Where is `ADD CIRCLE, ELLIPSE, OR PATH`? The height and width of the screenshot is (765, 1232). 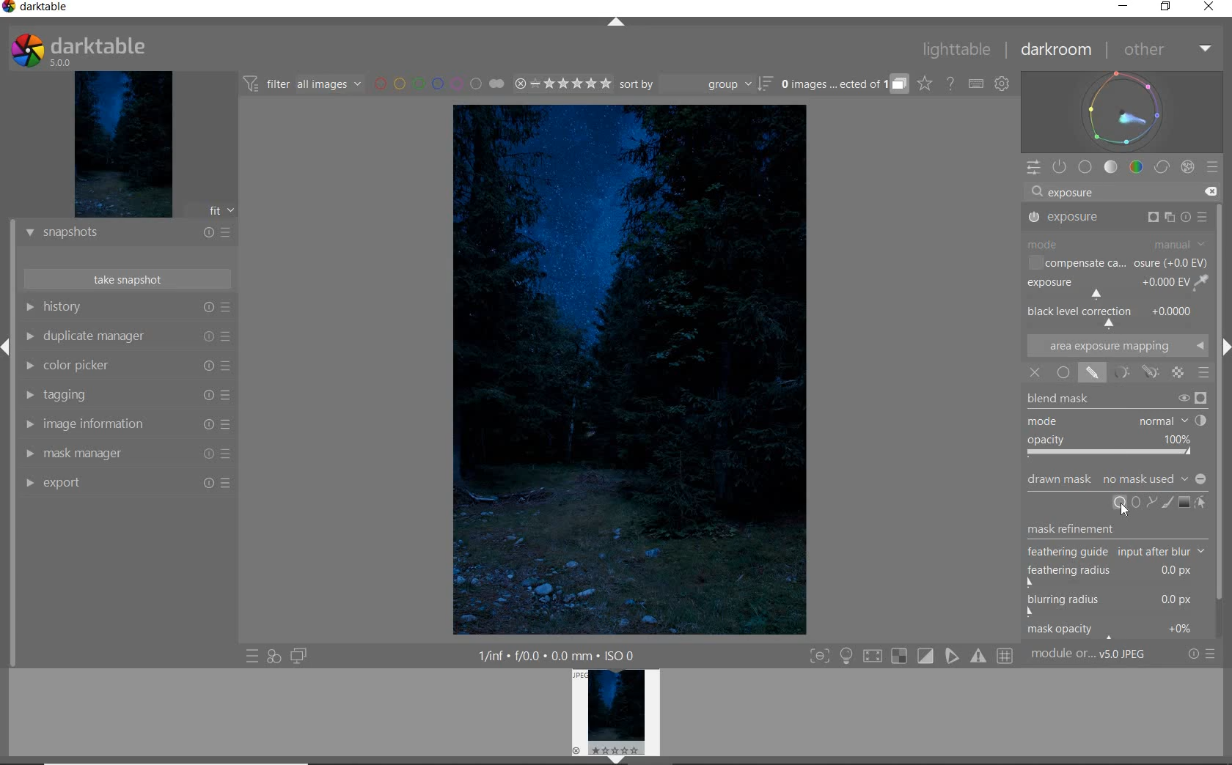 ADD CIRCLE, ELLIPSE, OR PATH is located at coordinates (1133, 503).